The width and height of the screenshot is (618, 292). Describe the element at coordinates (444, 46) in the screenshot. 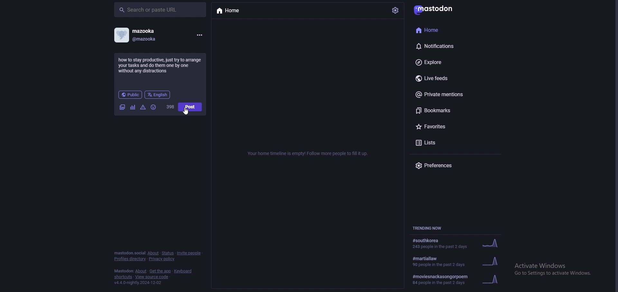

I see `notifications` at that location.